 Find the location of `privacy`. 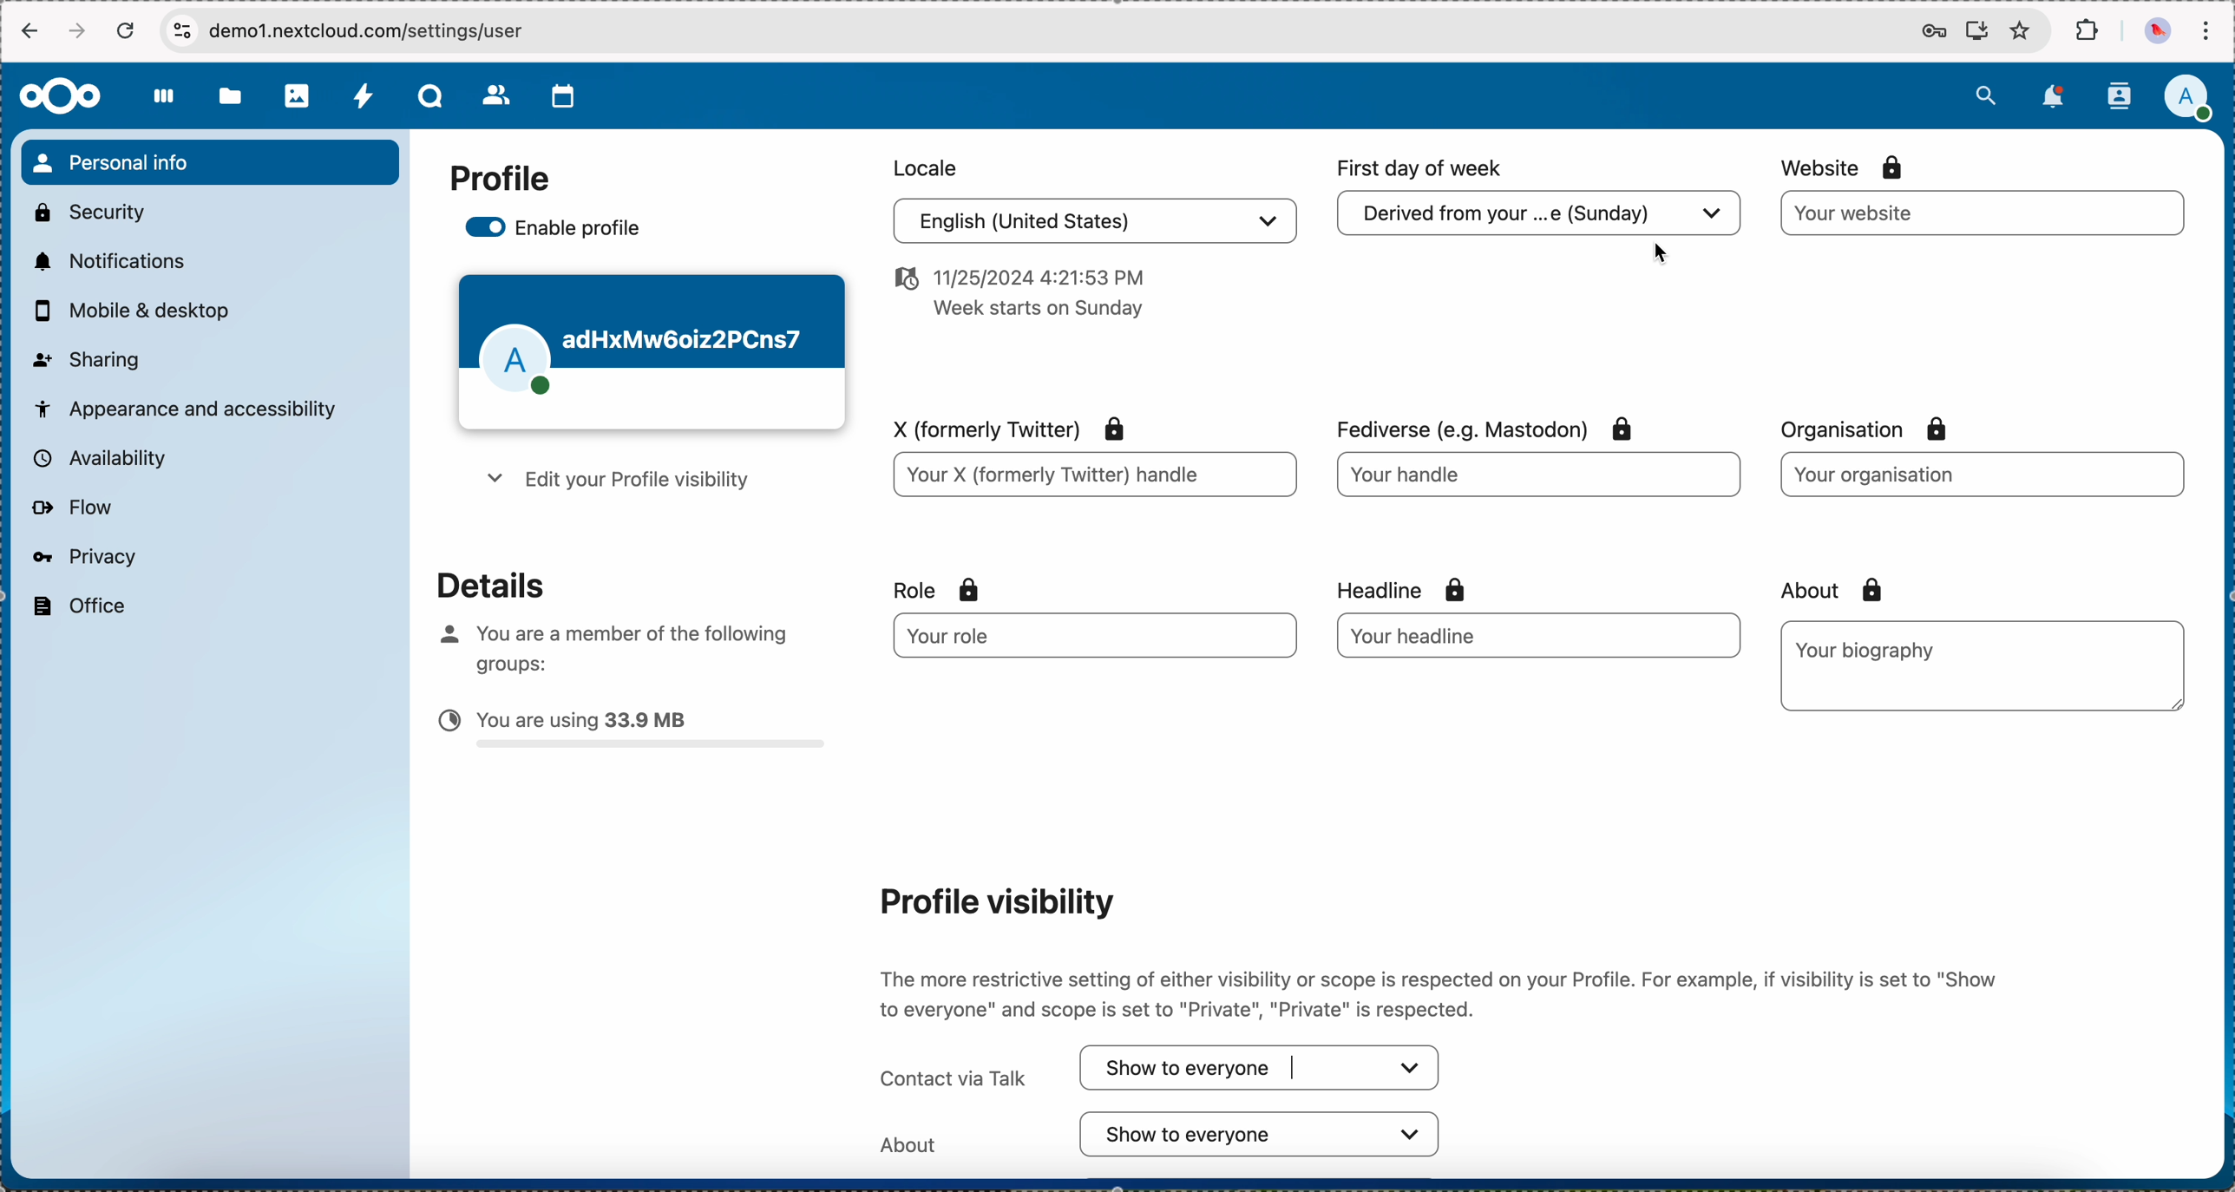

privacy is located at coordinates (82, 556).